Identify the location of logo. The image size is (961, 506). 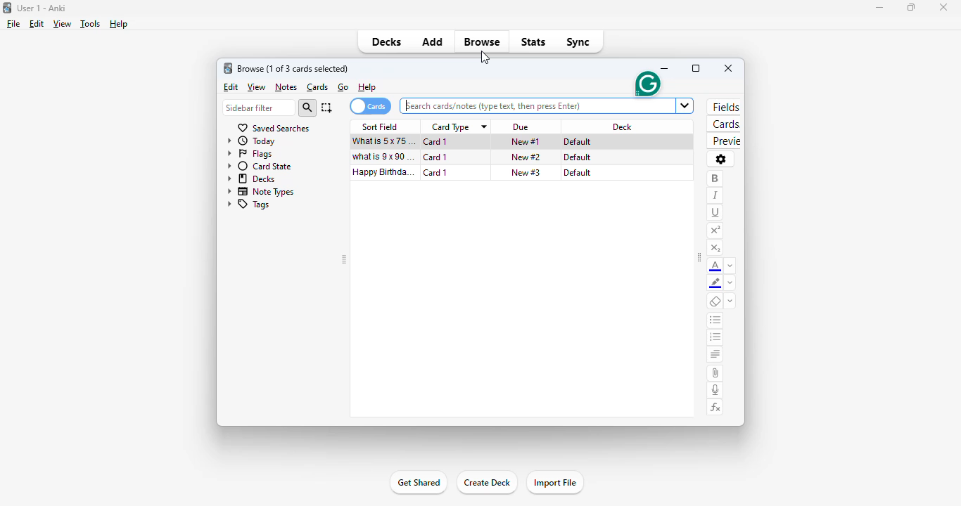
(228, 67).